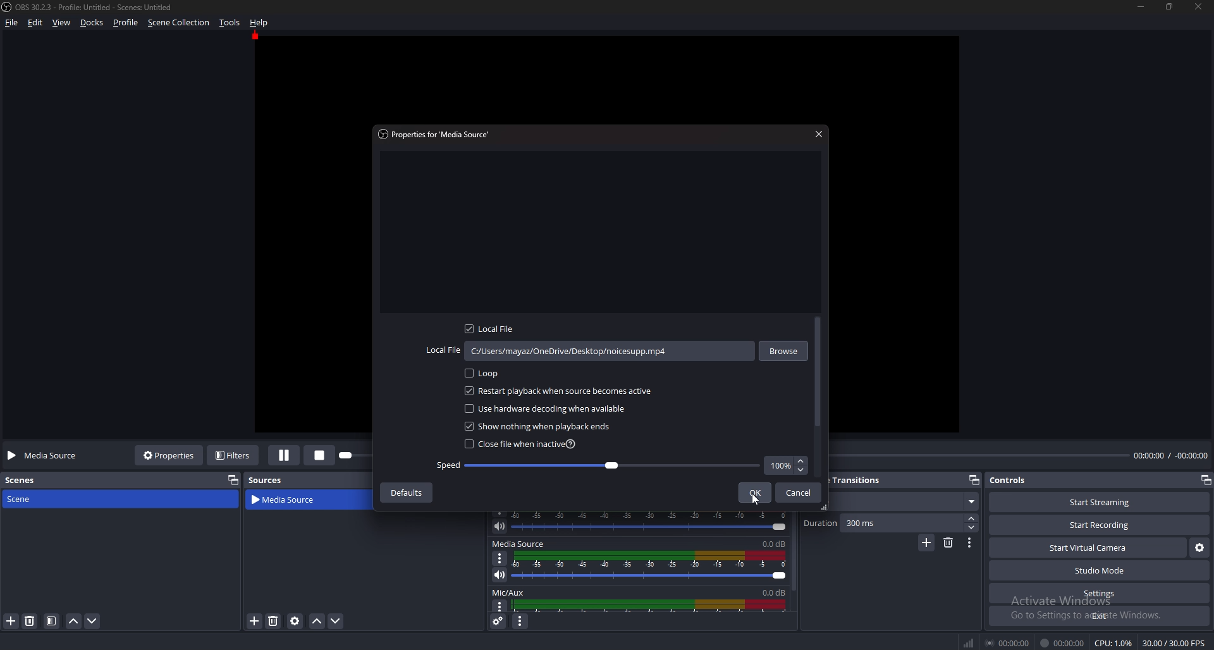 Image resolution: width=1214 pixels, height=650 pixels. Describe the element at coordinates (653, 521) in the screenshot. I see `Audio soundbar` at that location.